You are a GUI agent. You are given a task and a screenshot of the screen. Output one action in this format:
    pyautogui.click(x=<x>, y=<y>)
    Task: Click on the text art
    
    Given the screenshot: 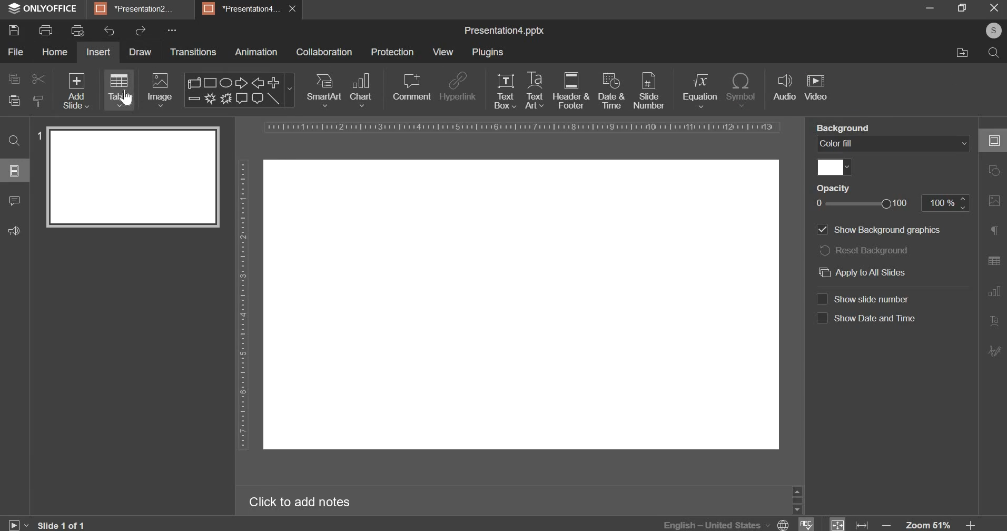 What is the action you would take?
    pyautogui.click(x=995, y=320)
    